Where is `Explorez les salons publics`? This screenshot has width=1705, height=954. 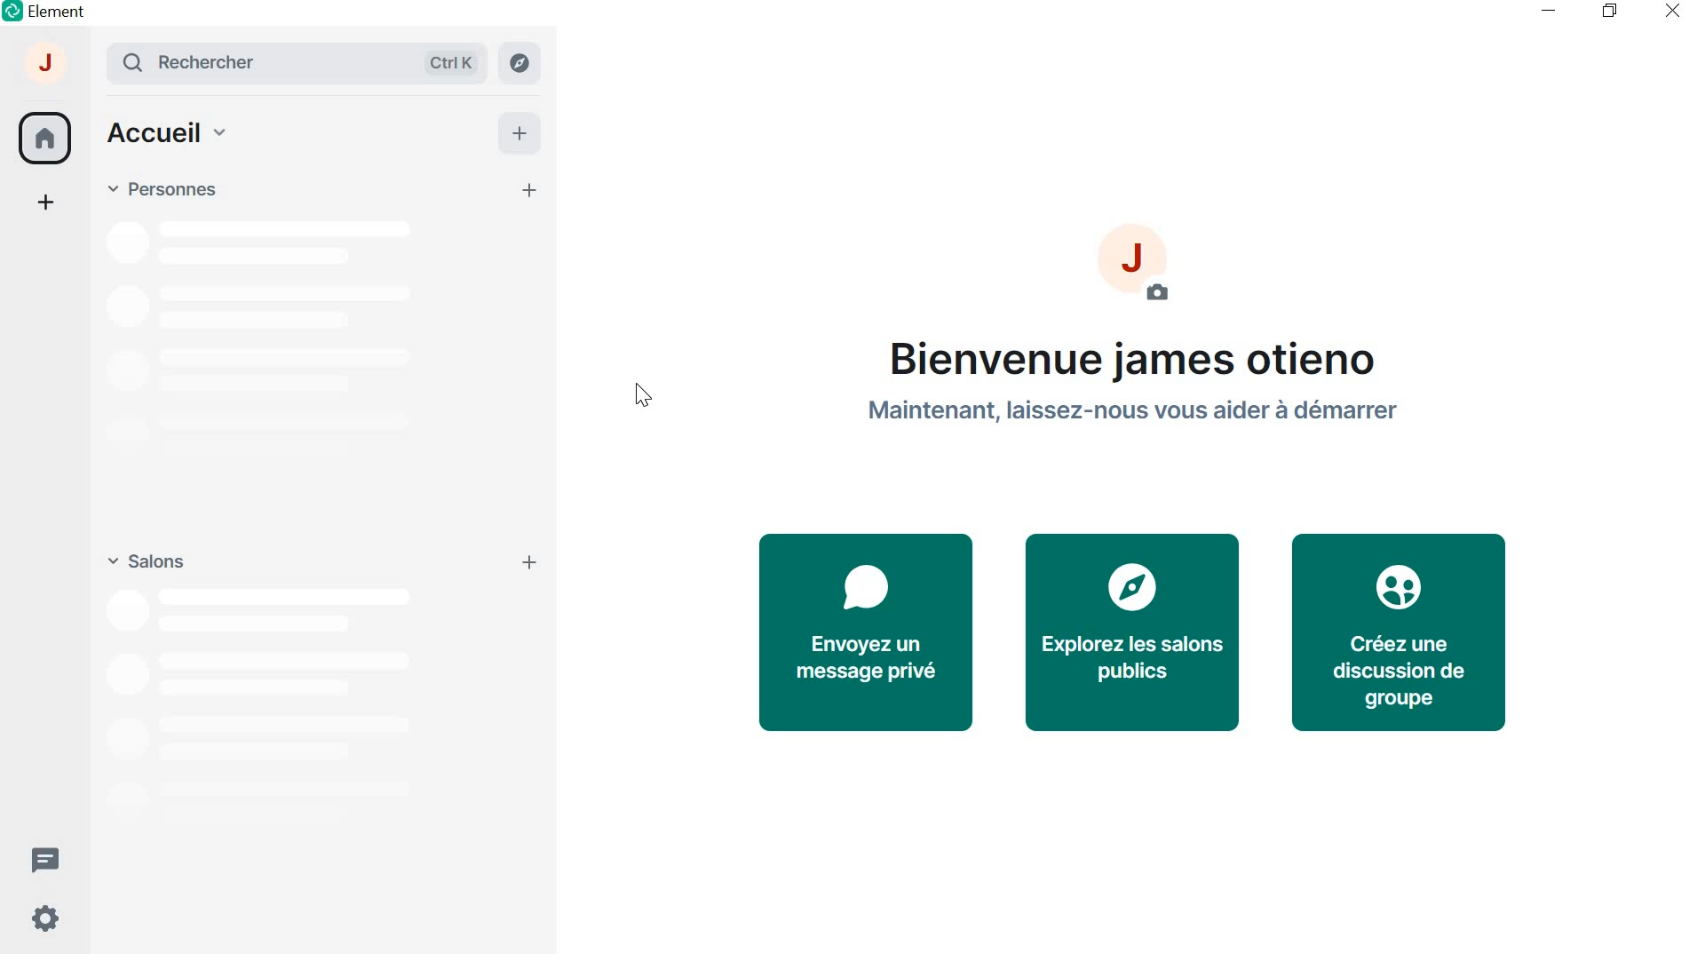 Explorez les salons publics is located at coordinates (1133, 633).